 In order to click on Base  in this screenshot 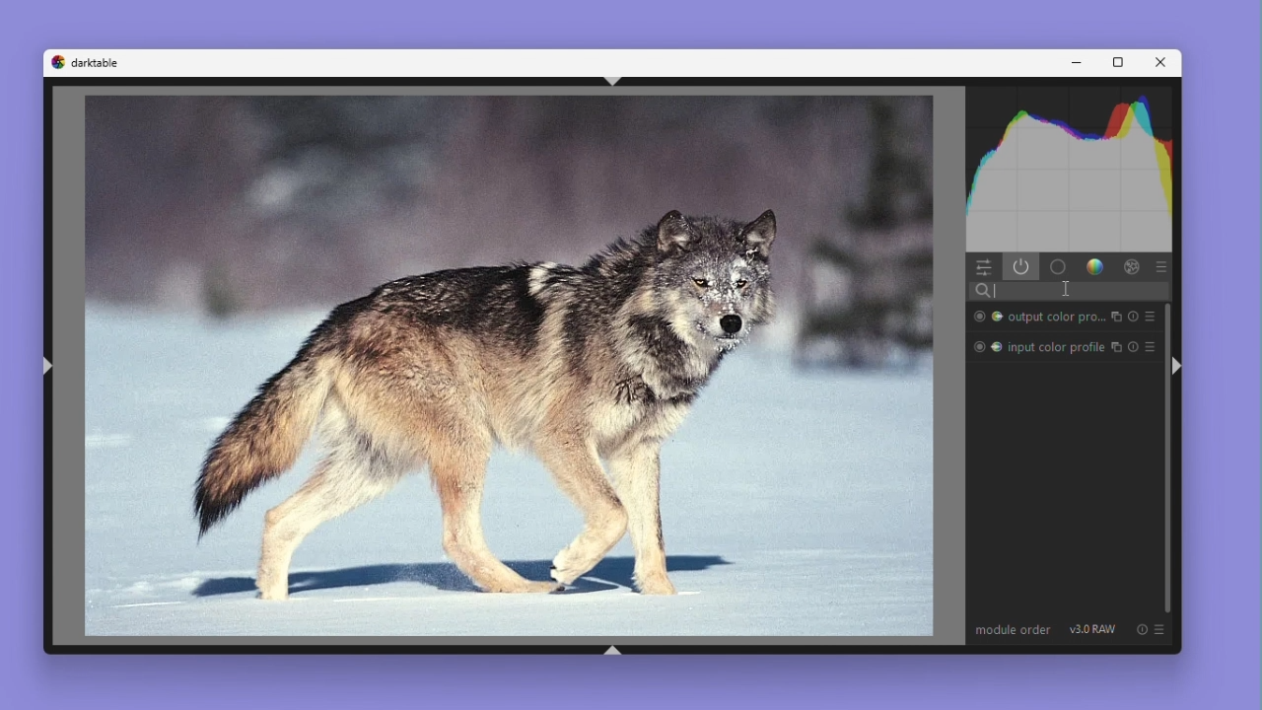, I will do `click(1058, 266)`.